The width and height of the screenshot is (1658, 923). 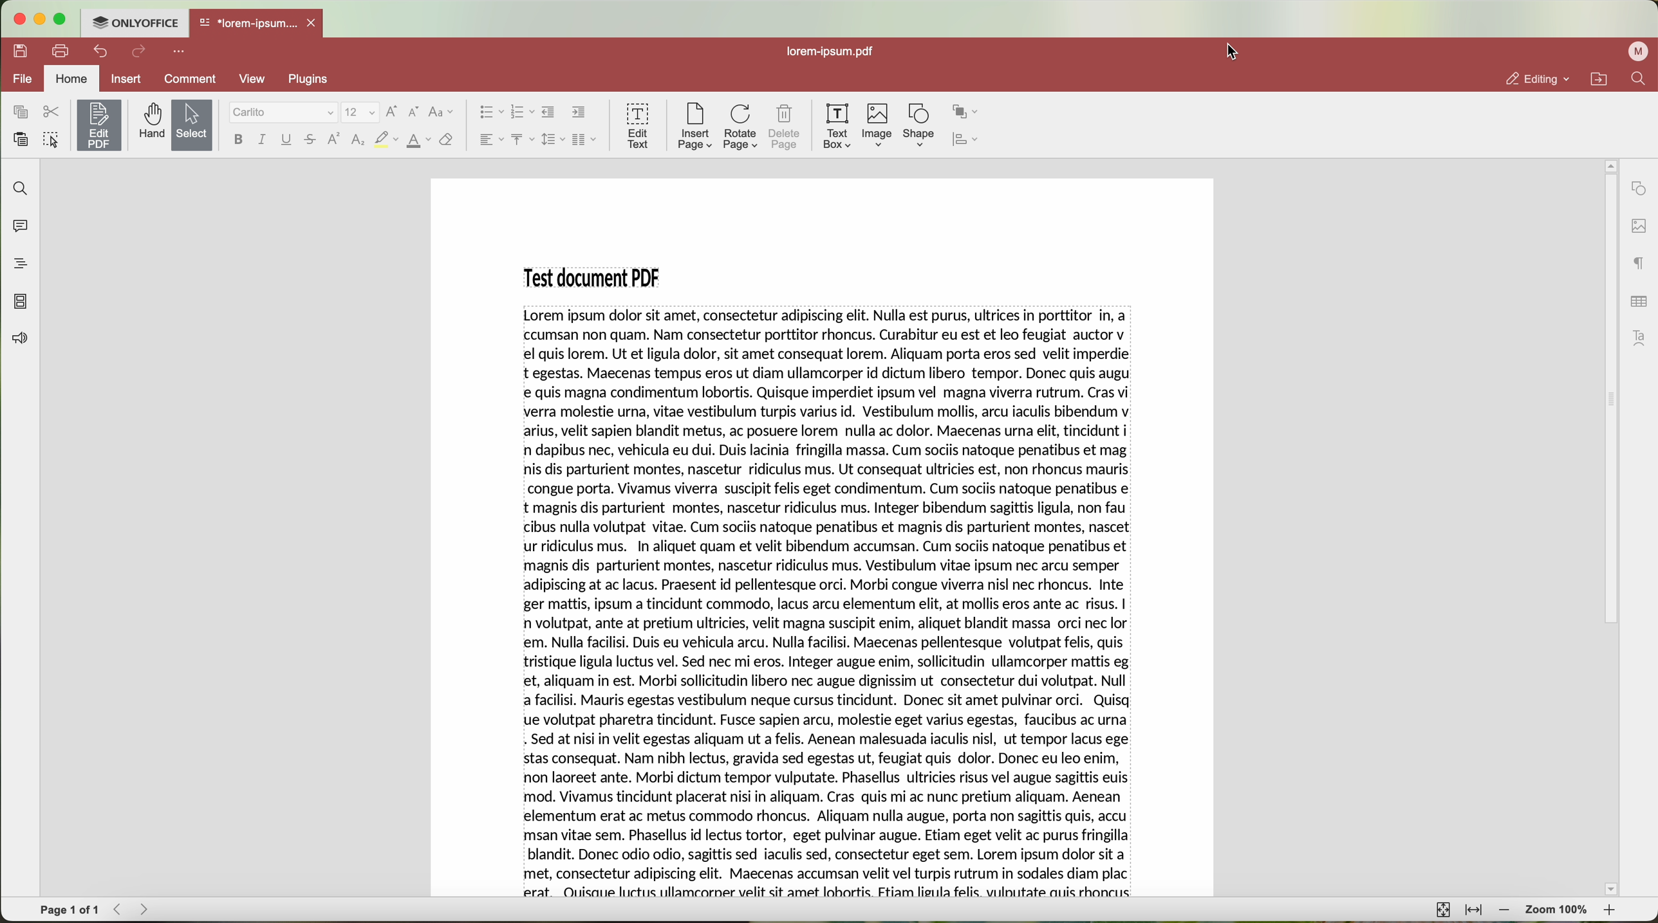 I want to click on home, so click(x=73, y=78).